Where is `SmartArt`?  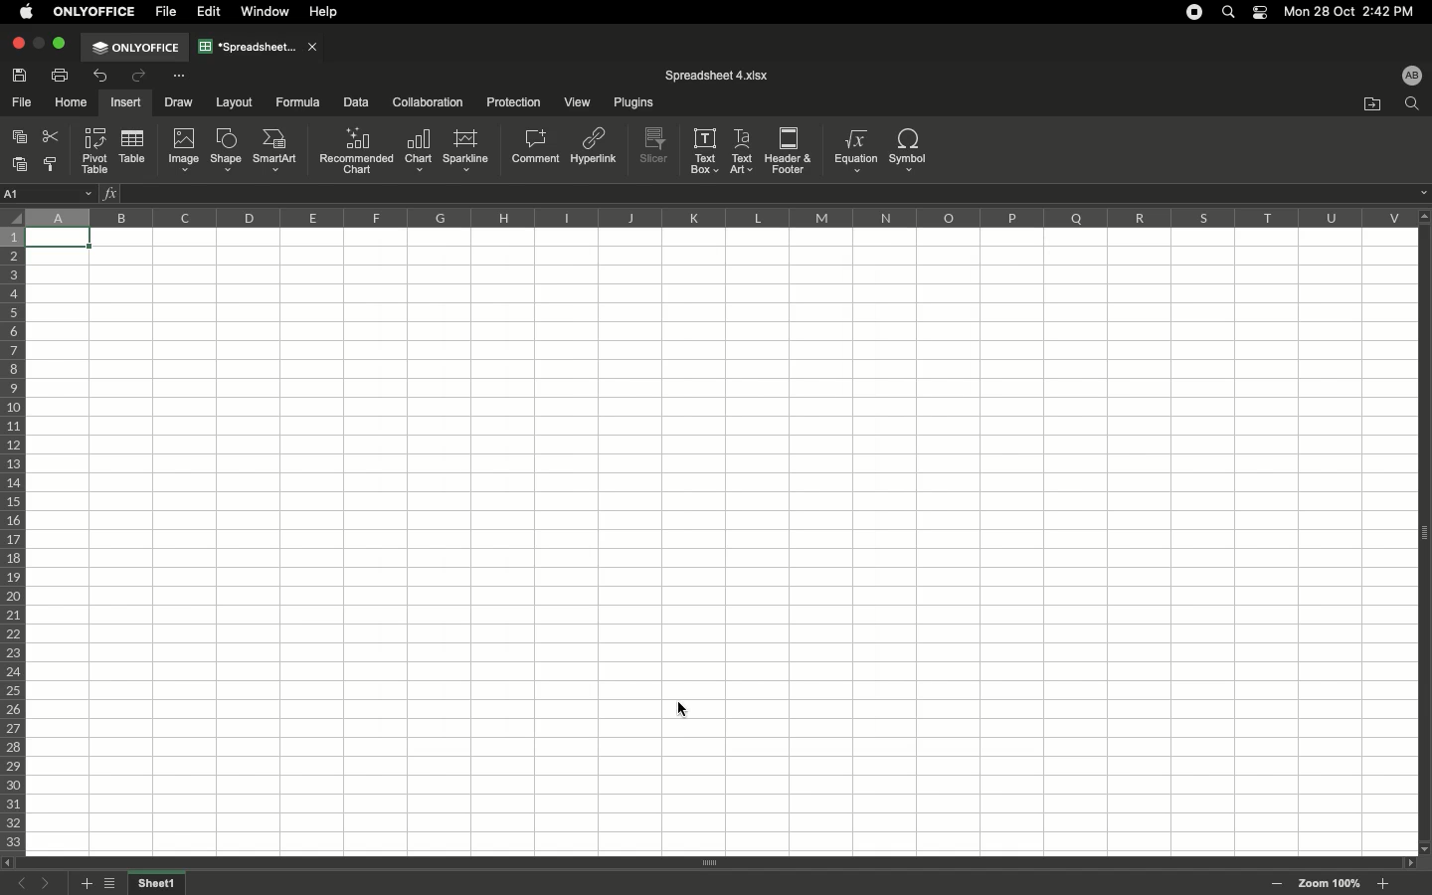
SmartArt is located at coordinates (277, 151).